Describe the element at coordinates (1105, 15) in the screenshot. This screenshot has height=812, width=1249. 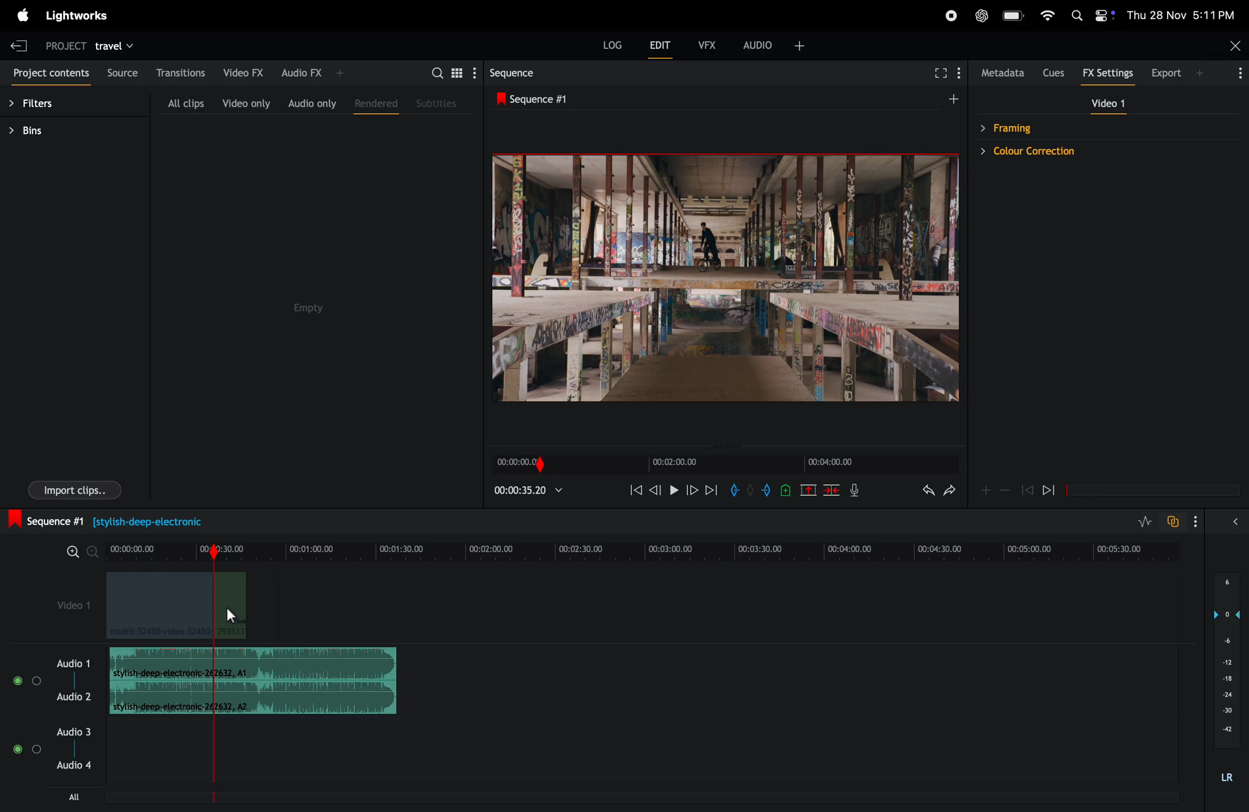
I see `Control Center` at that location.